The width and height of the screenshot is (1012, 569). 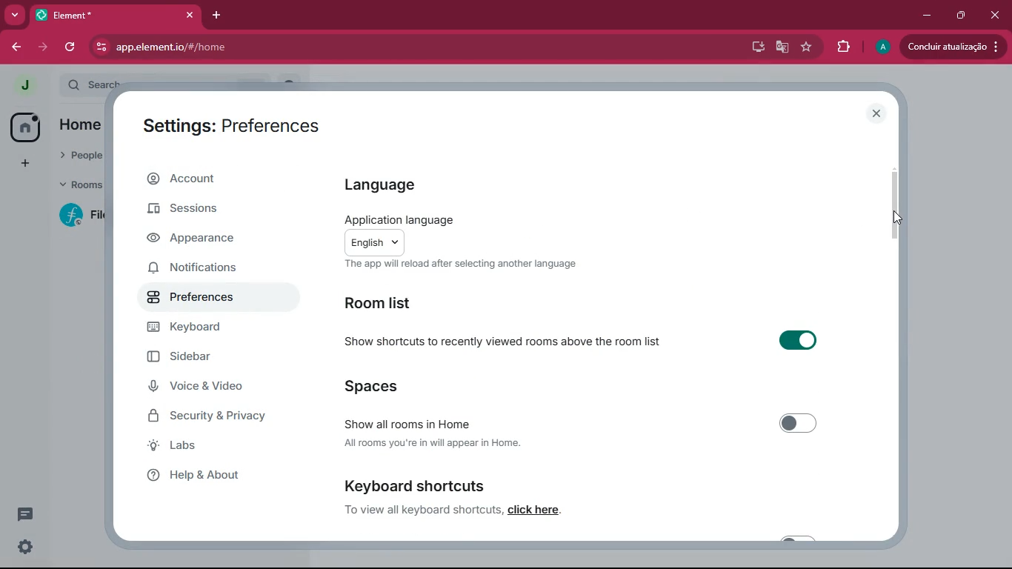 I want to click on labs, so click(x=213, y=449).